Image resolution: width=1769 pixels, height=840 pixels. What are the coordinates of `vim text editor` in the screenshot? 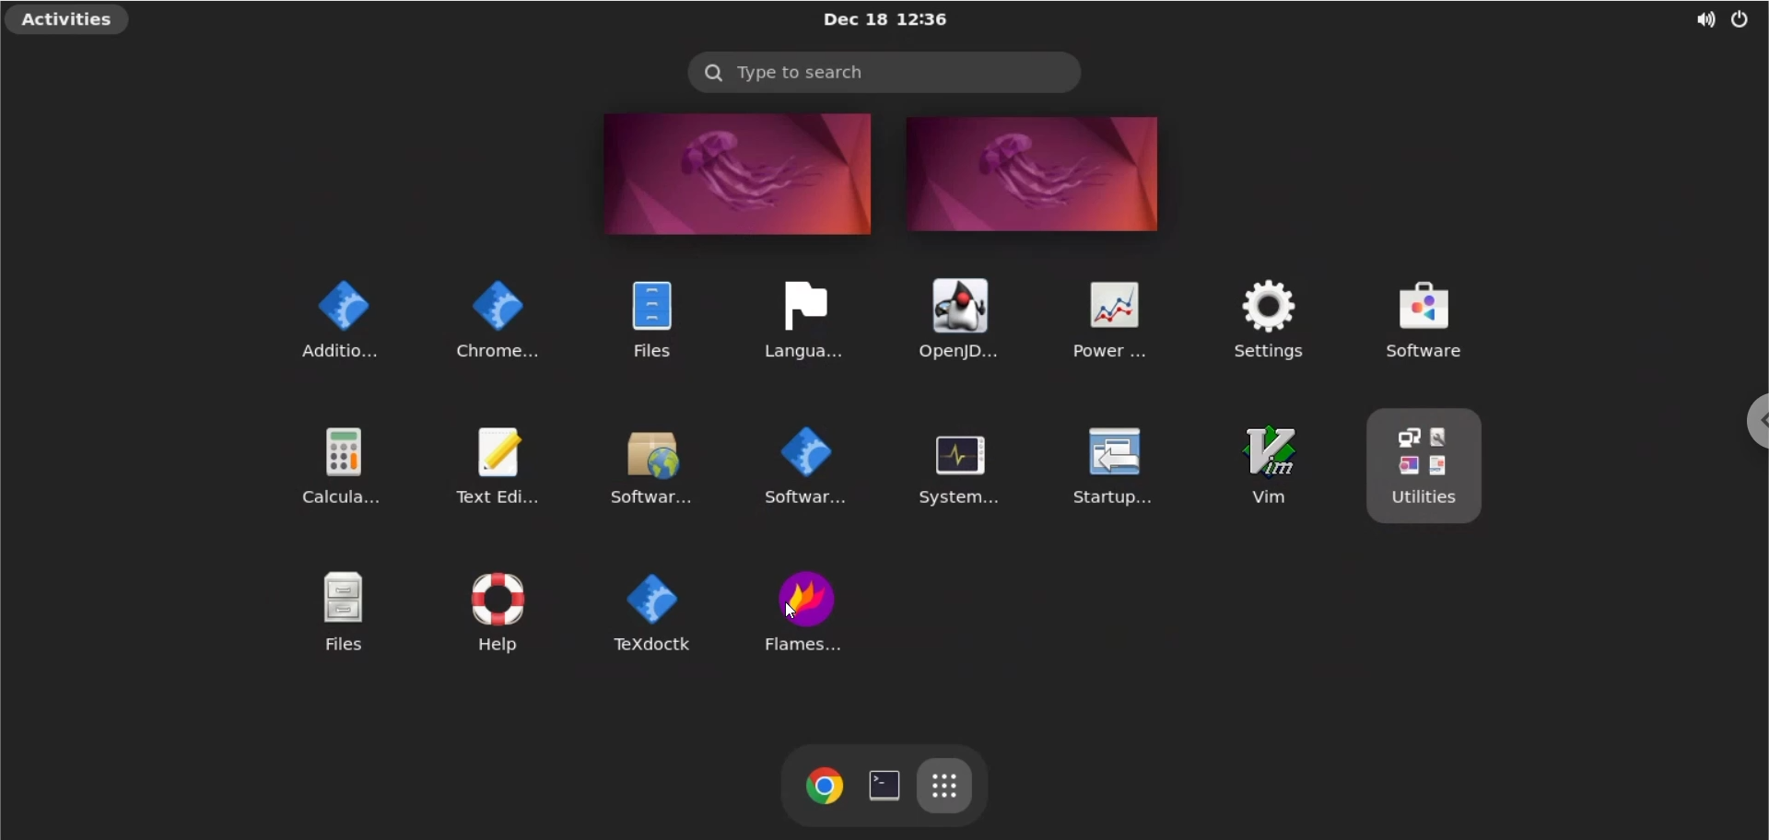 It's located at (1263, 468).